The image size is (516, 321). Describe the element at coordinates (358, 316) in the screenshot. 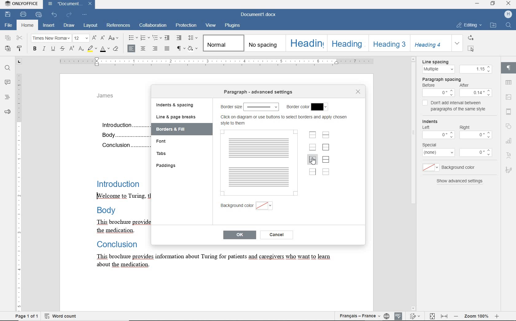

I see `text language` at that location.